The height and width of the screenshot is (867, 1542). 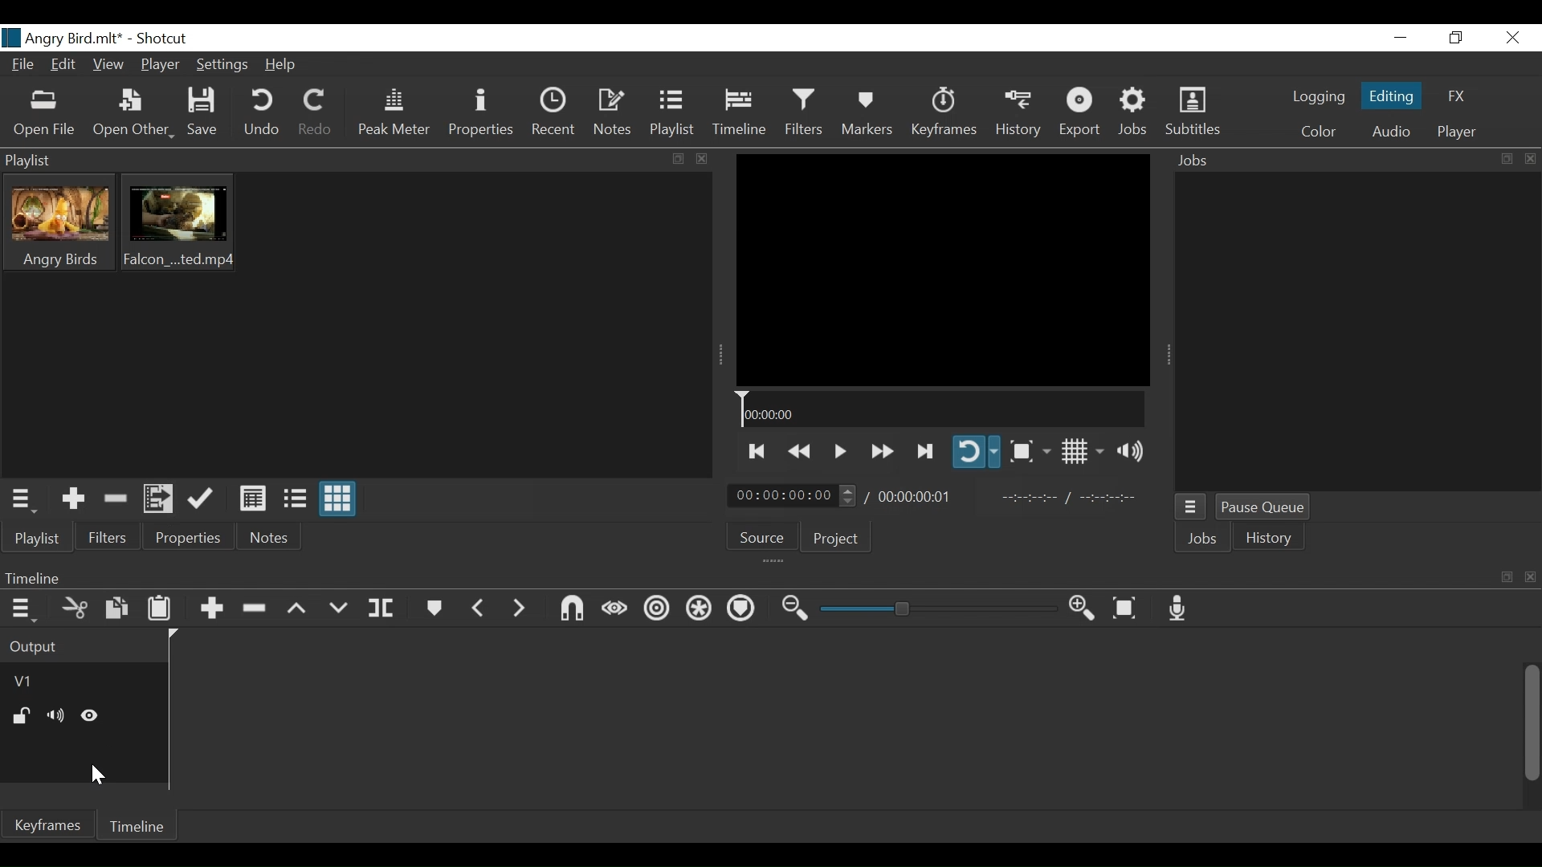 I want to click on Cut, so click(x=75, y=609).